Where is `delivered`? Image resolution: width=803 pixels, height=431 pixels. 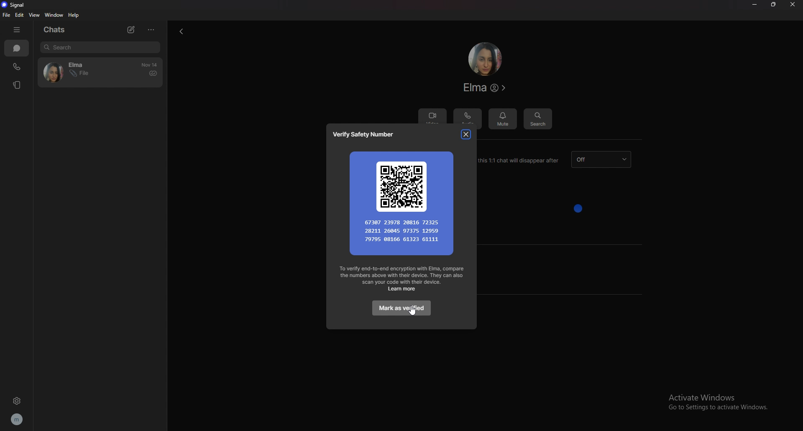 delivered is located at coordinates (153, 73).